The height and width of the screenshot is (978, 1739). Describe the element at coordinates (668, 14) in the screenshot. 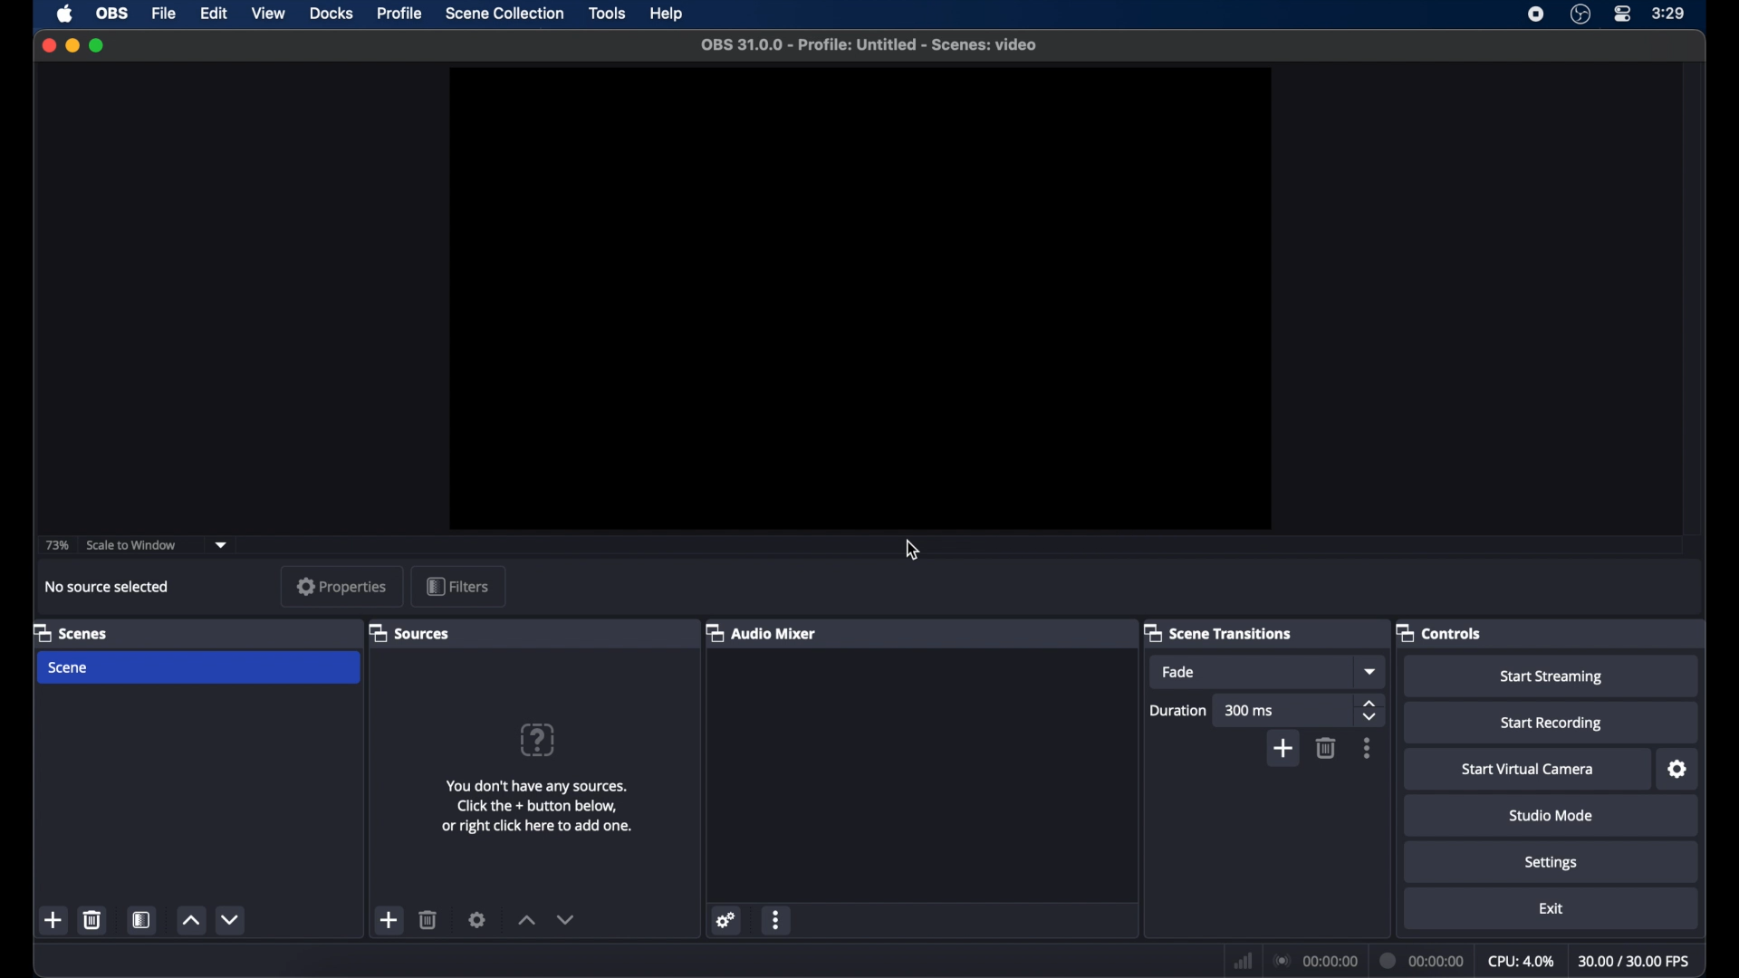

I see `help` at that location.